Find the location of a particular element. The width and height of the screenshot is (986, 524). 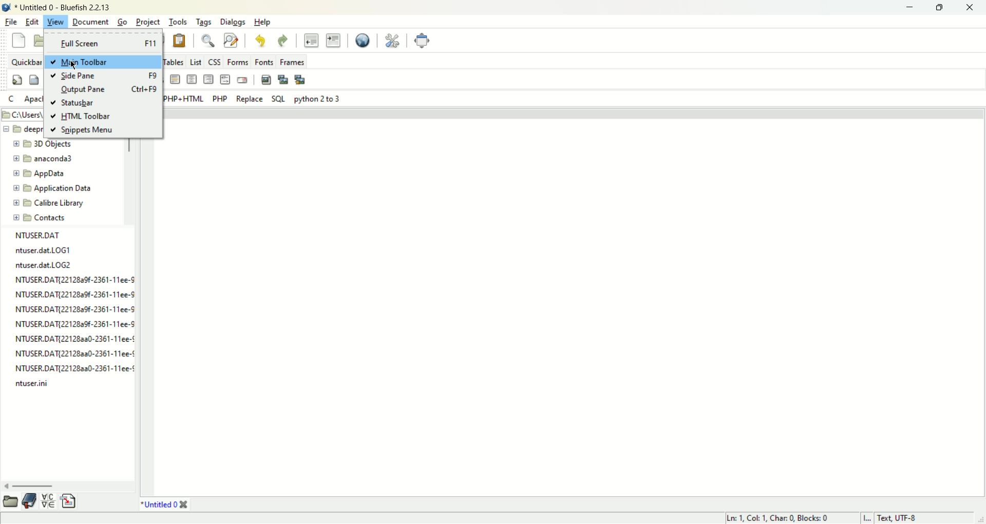

NTUSER.DAT{22128a9f-2361-11ee-9 is located at coordinates (75, 294).